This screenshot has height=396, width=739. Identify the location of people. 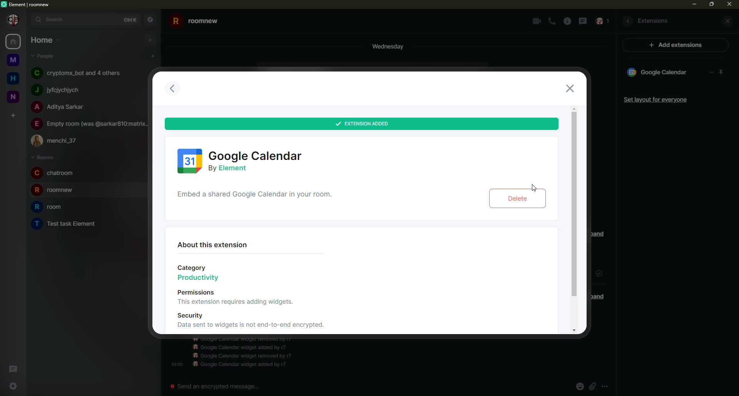
(58, 140).